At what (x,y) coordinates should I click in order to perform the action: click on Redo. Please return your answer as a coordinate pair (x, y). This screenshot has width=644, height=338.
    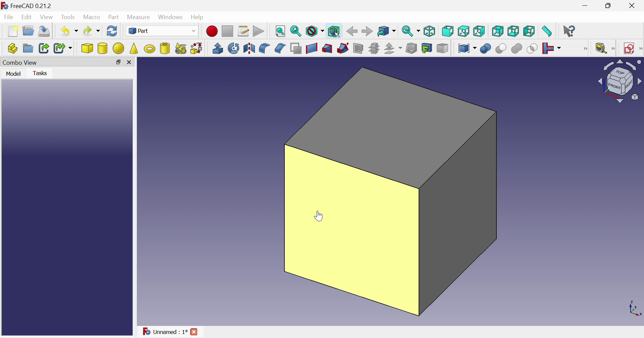
    Looking at the image, I should click on (92, 31).